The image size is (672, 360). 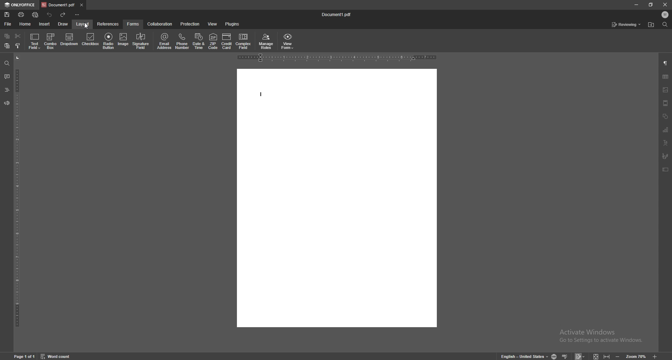 I want to click on dropdown, so click(x=70, y=40).